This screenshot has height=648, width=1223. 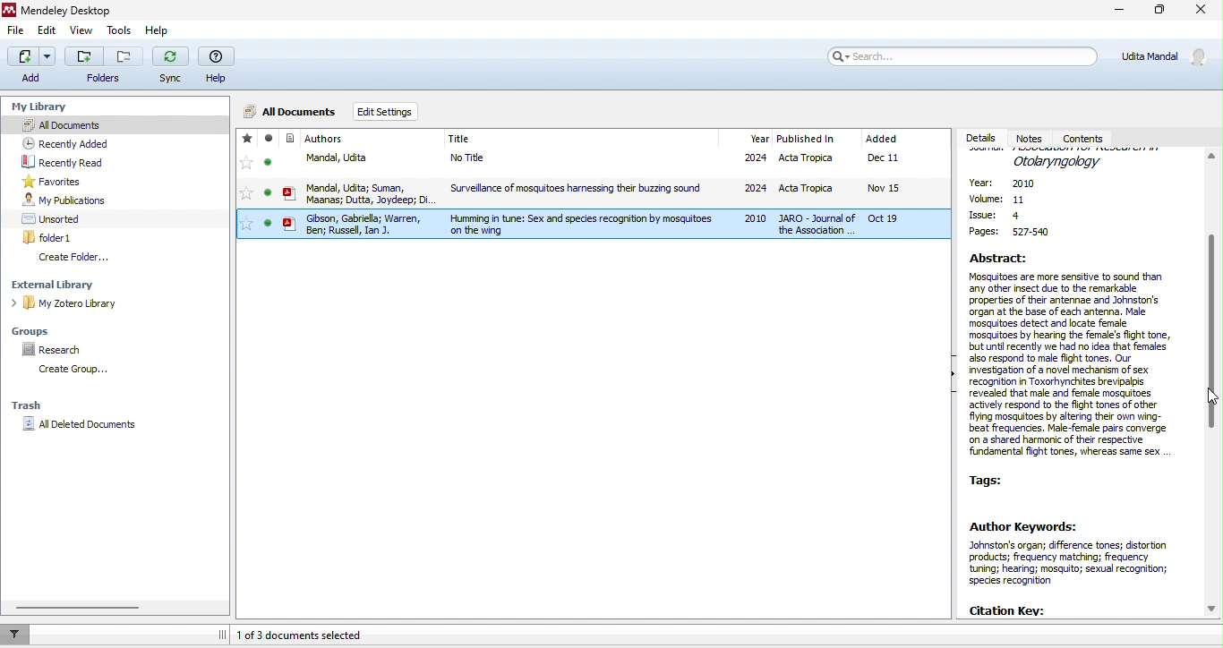 I want to click on edit settings, so click(x=385, y=112).